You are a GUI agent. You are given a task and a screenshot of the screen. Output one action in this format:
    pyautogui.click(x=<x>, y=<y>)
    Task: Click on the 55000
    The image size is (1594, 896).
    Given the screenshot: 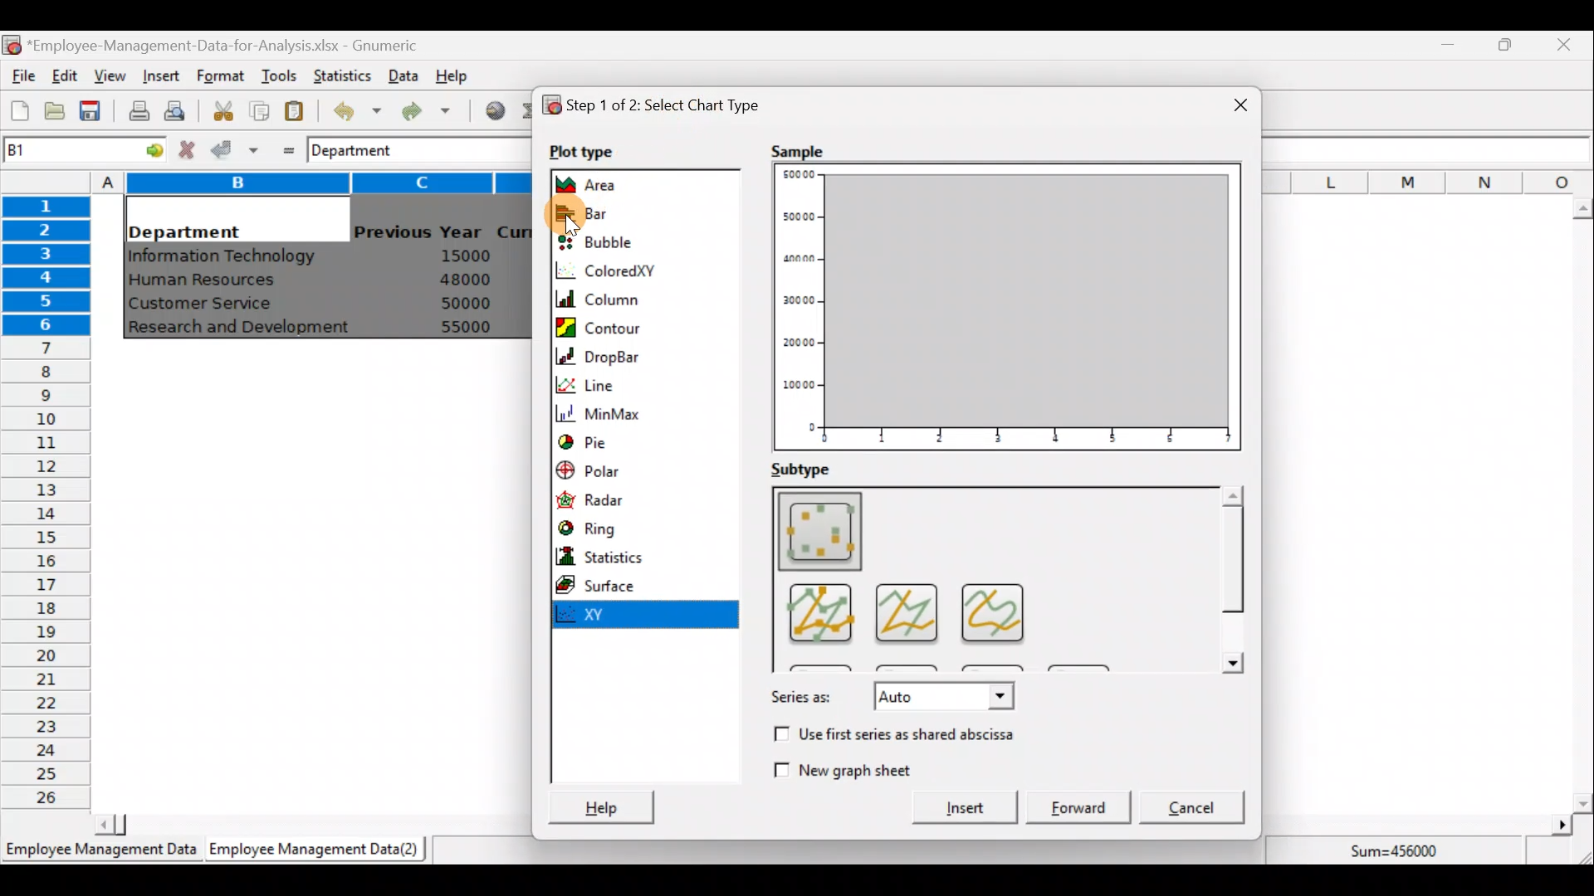 What is the action you would take?
    pyautogui.click(x=467, y=327)
    